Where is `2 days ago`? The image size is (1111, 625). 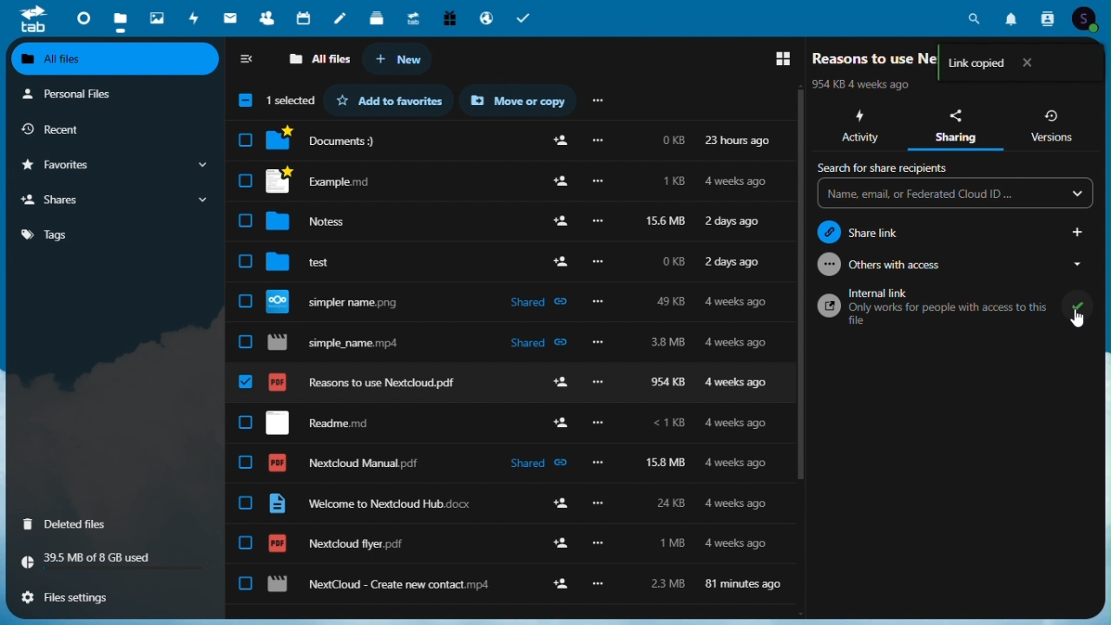 2 days ago is located at coordinates (740, 261).